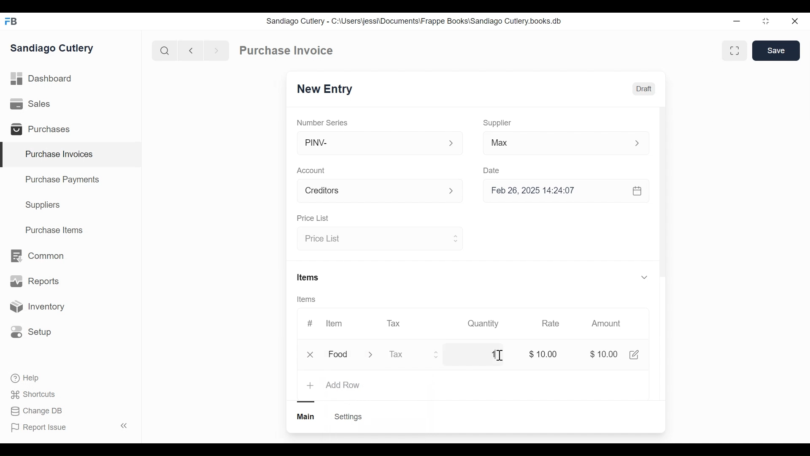  I want to click on Draft, so click(644, 90).